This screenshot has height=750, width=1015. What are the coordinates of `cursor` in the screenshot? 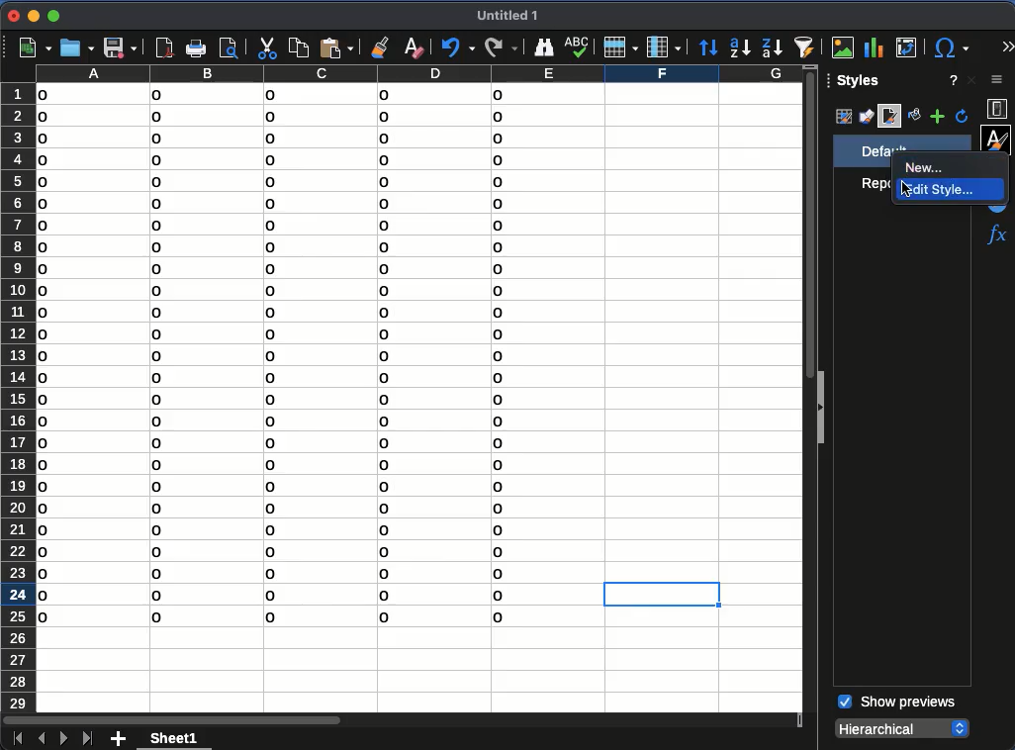 It's located at (905, 189).